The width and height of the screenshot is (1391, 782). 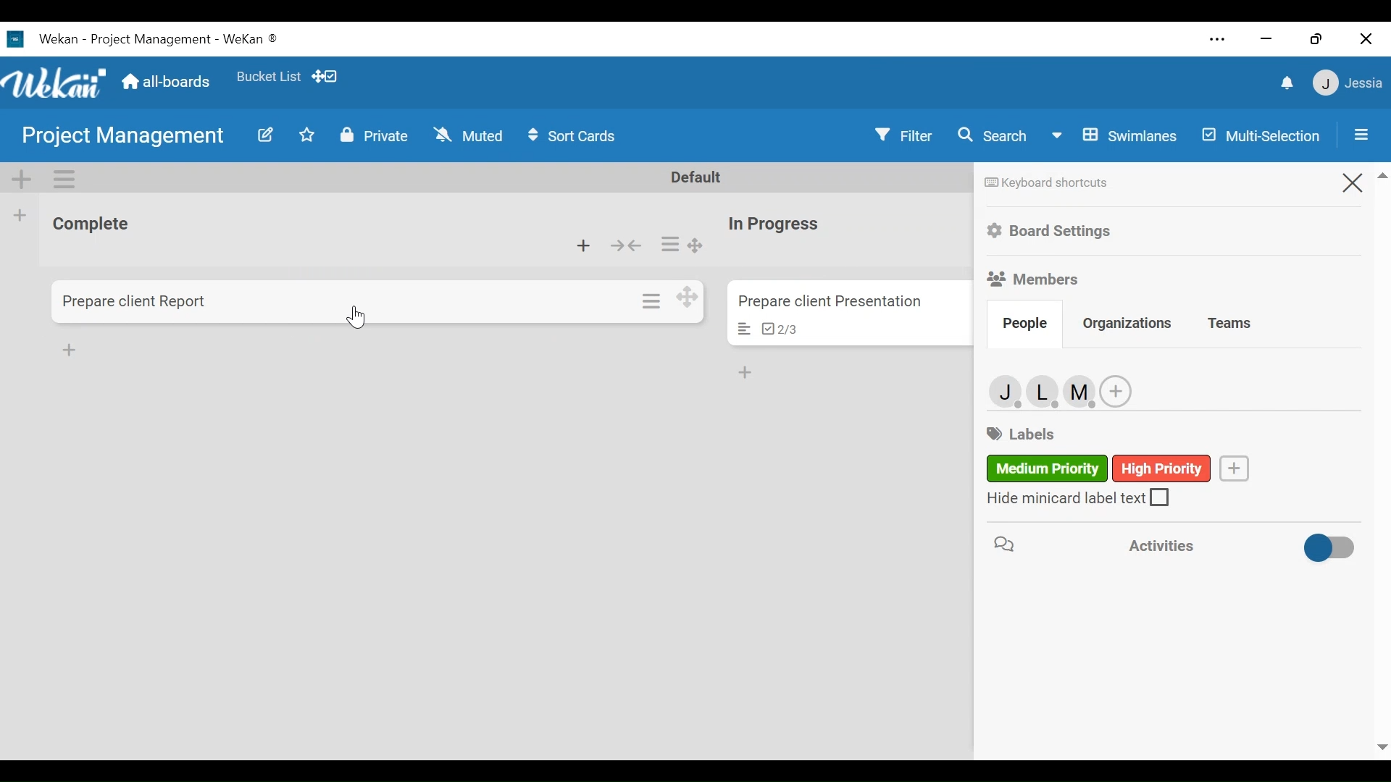 I want to click on Settings and more, so click(x=1219, y=40).